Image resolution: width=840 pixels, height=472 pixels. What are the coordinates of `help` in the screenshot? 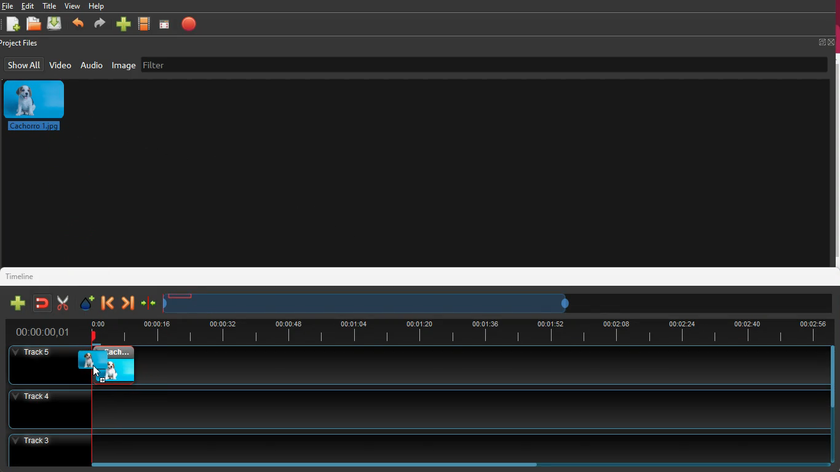 It's located at (97, 7).